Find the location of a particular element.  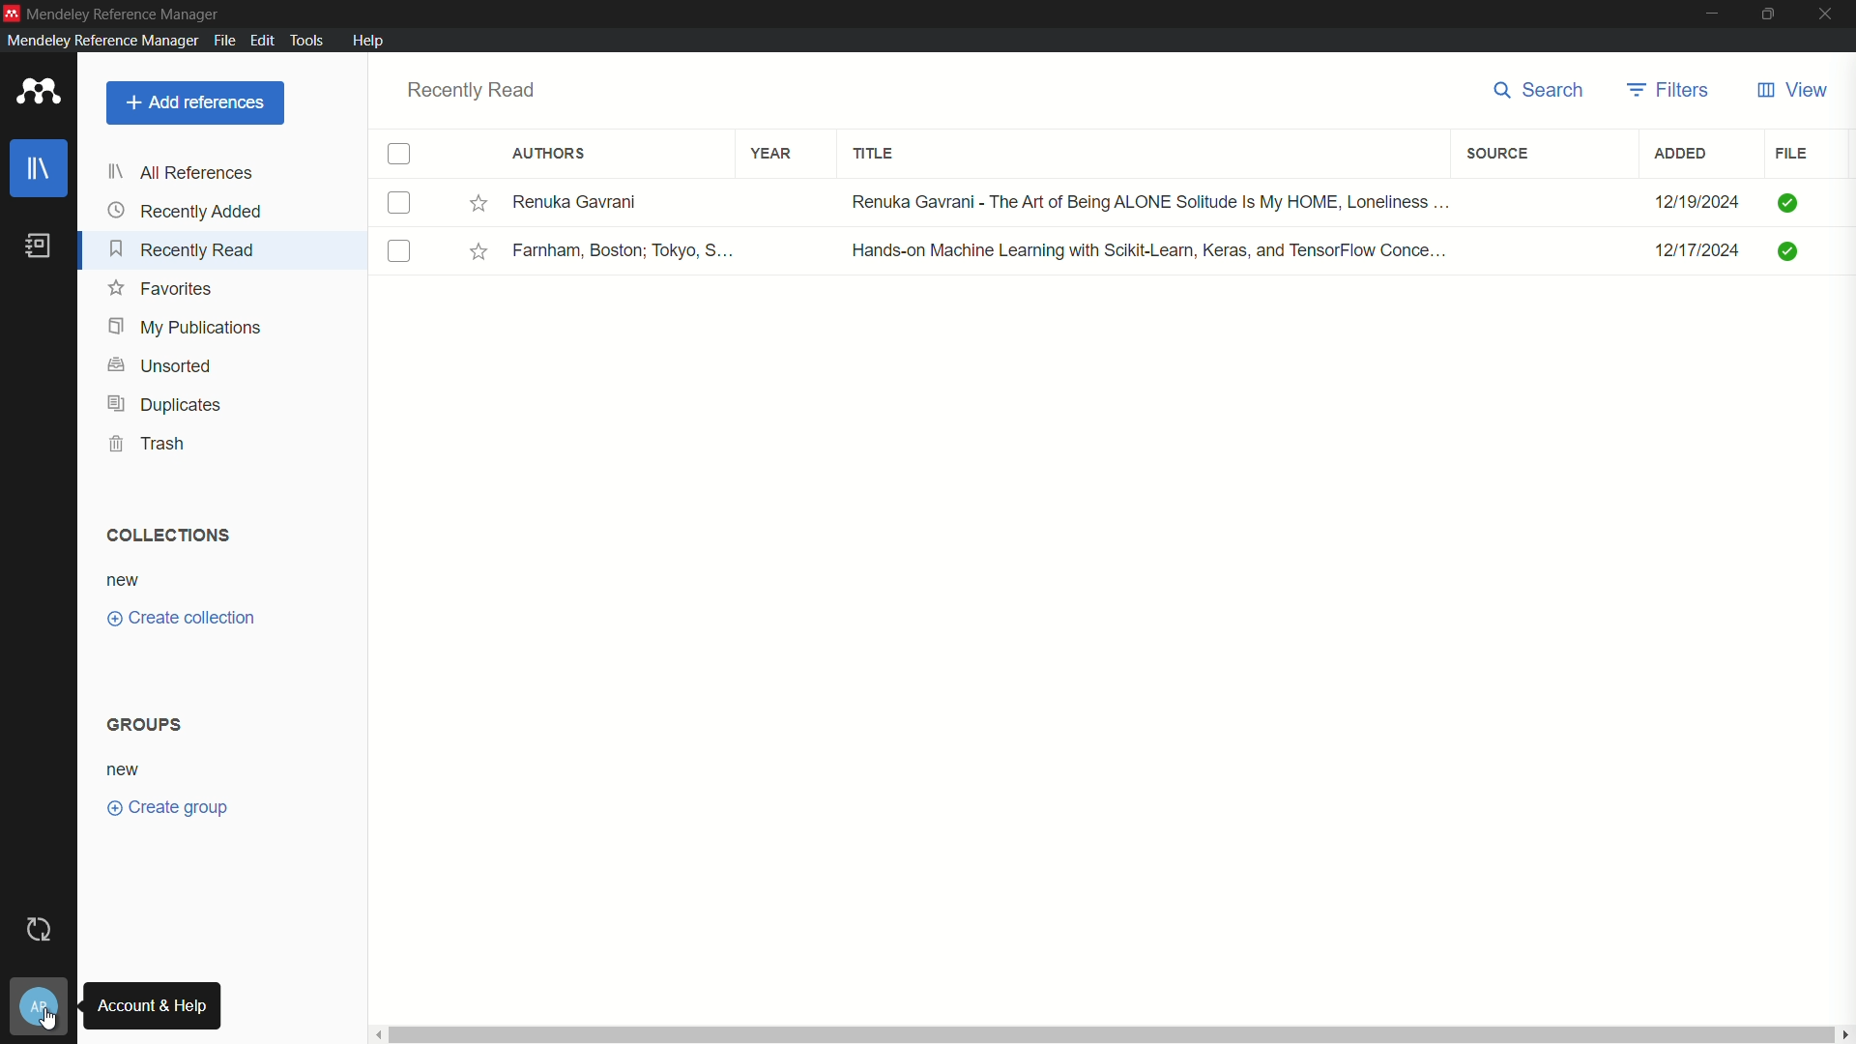

Toggle favorites is located at coordinates (478, 202).